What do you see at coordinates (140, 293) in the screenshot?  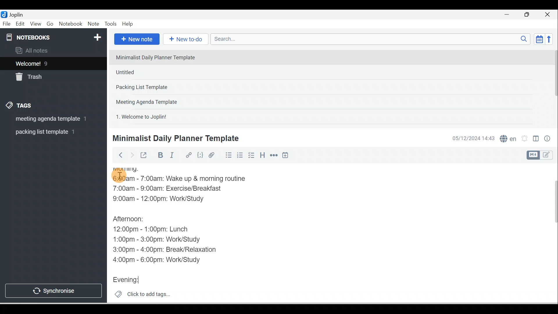 I see `Click to add tags` at bounding box center [140, 293].